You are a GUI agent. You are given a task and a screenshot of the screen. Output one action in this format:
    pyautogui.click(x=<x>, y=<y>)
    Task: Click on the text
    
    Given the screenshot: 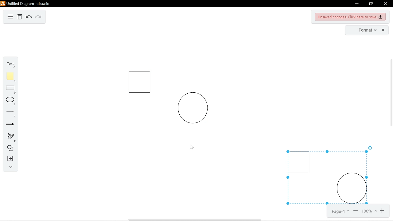 What is the action you would take?
    pyautogui.click(x=10, y=64)
    